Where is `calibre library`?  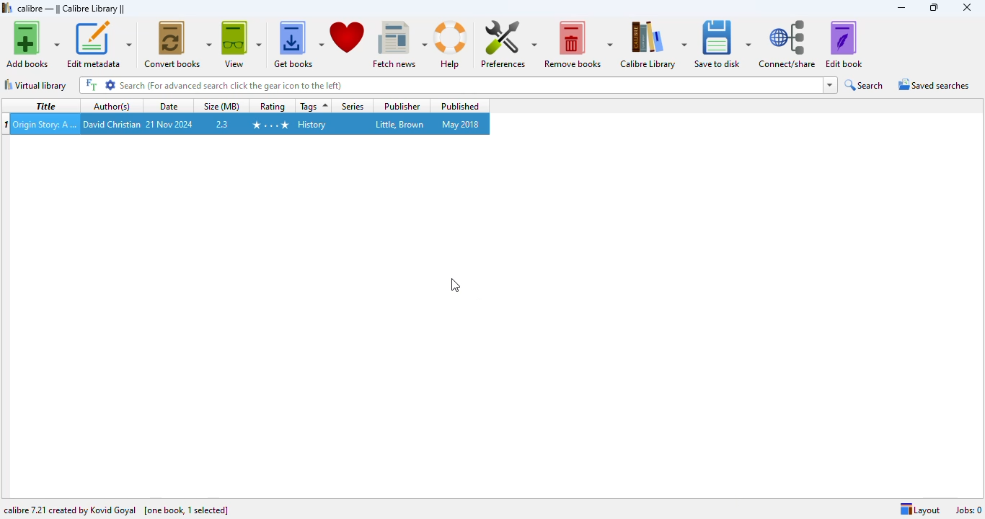 calibre library is located at coordinates (653, 44).